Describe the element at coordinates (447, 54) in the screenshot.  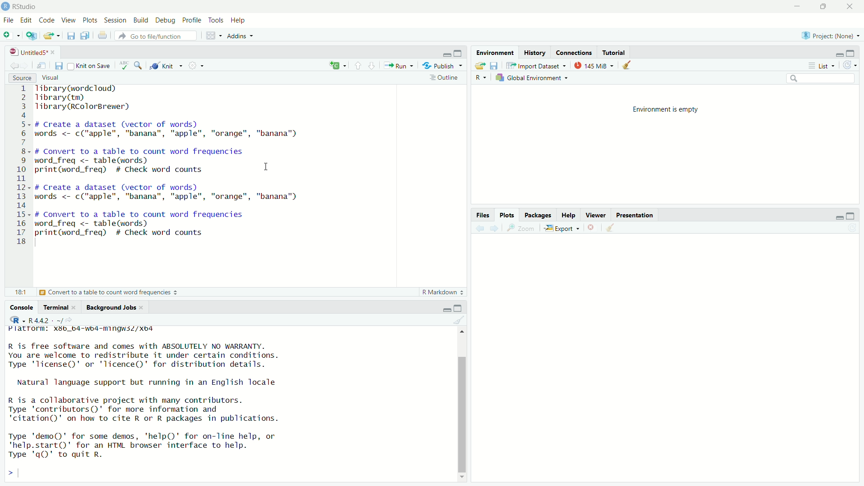
I see `minimize` at that location.